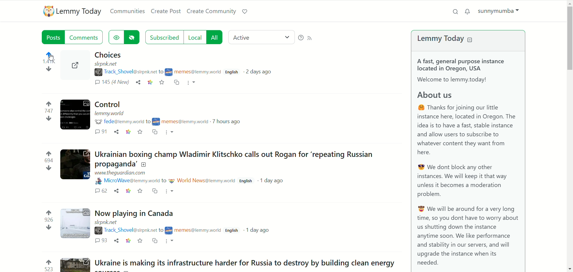  I want to click on English, so click(233, 72).